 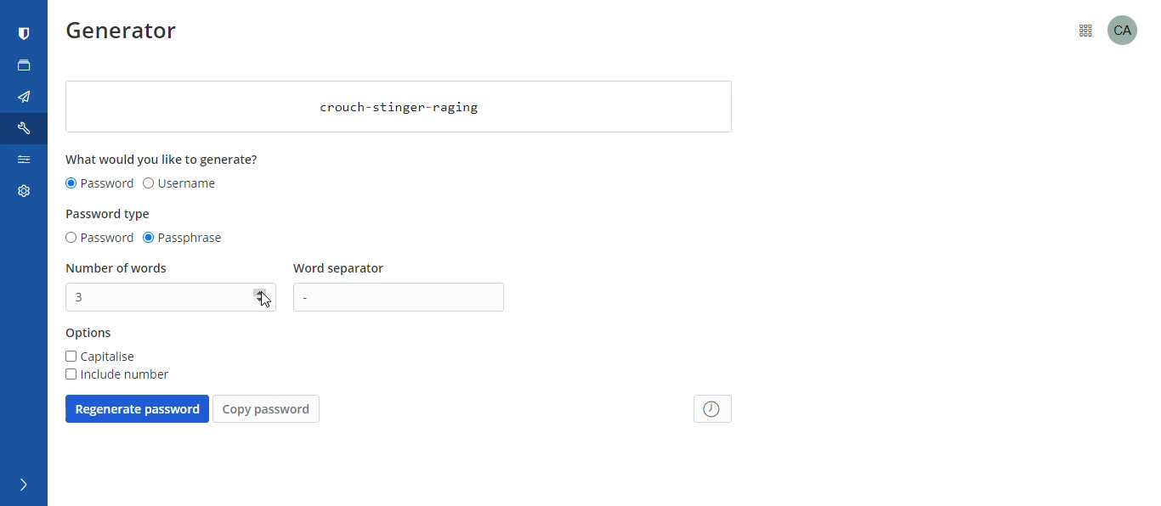 I want to click on crouch-stinger-raging, so click(x=400, y=107).